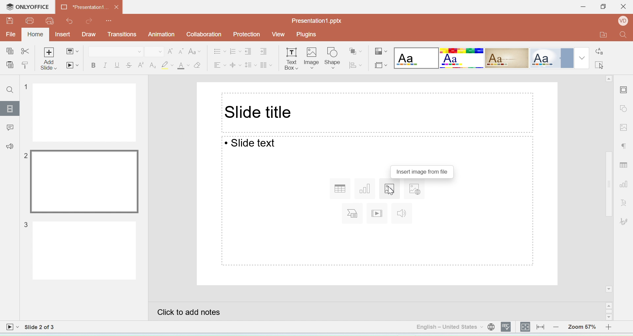  What do you see at coordinates (93, 66) in the screenshot?
I see `Bold` at bounding box center [93, 66].